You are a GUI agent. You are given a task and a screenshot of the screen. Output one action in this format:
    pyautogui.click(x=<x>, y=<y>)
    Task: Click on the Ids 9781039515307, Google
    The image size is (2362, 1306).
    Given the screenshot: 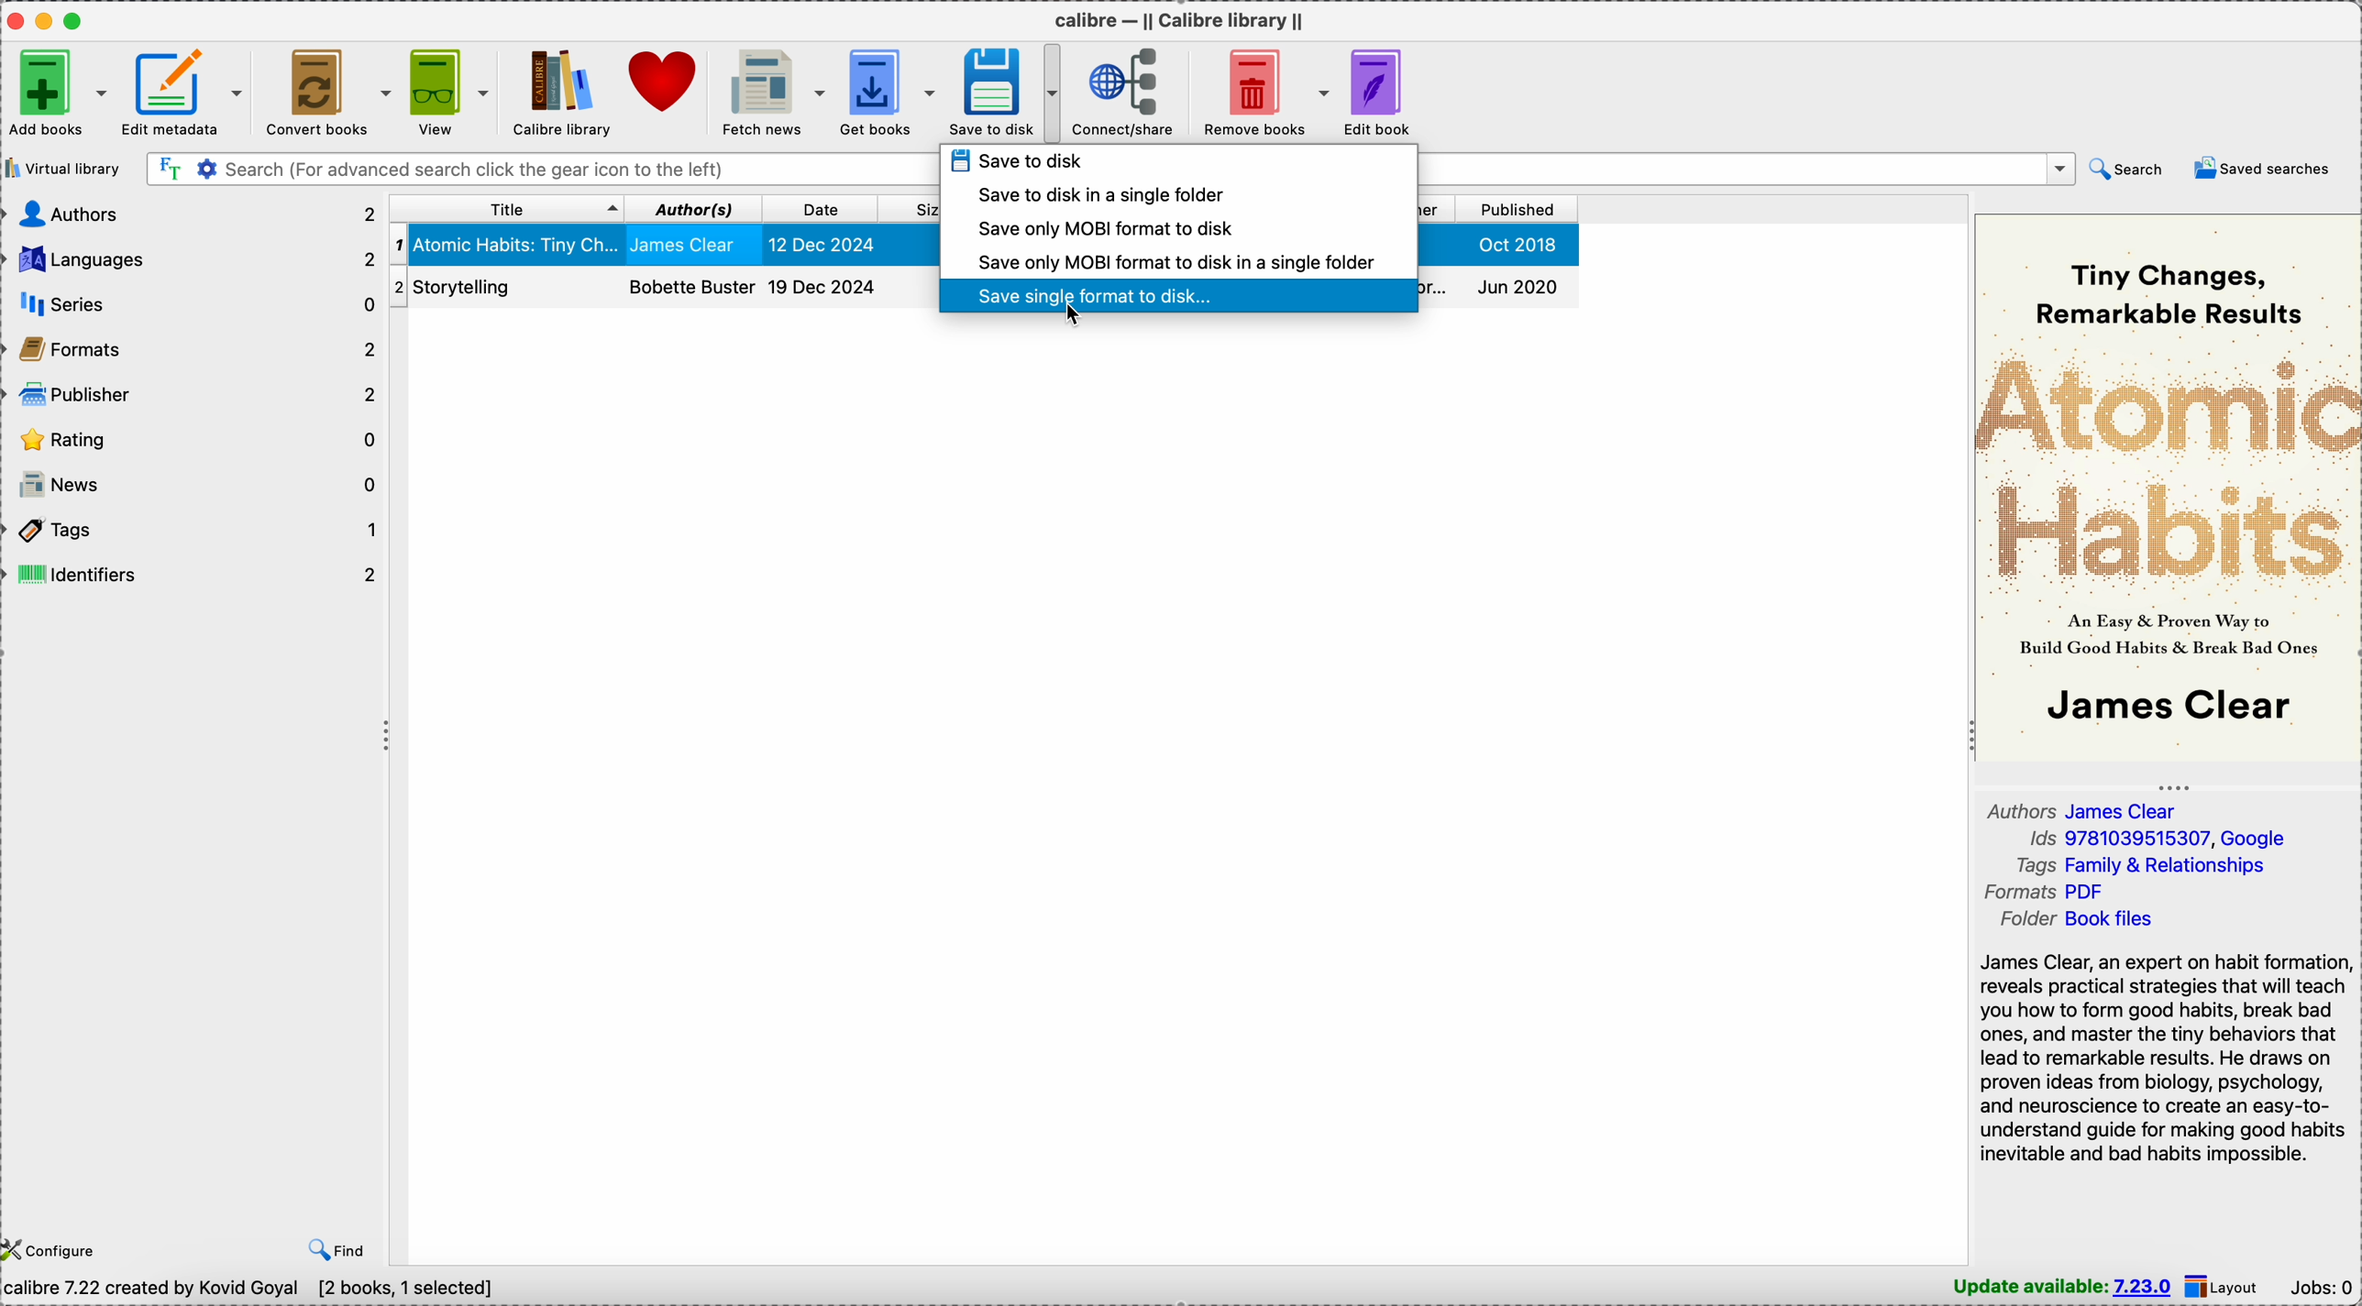 What is the action you would take?
    pyautogui.click(x=2158, y=839)
    